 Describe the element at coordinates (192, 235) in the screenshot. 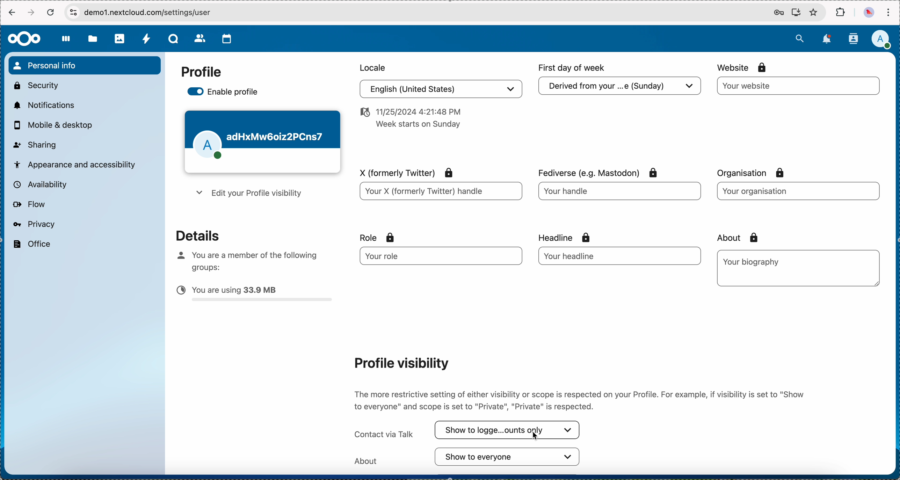

I see `details` at that location.